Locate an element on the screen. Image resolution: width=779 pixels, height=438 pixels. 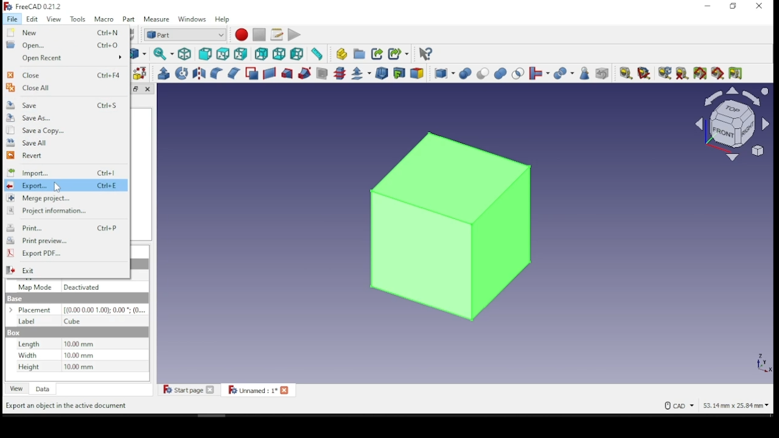
front is located at coordinates (205, 55).